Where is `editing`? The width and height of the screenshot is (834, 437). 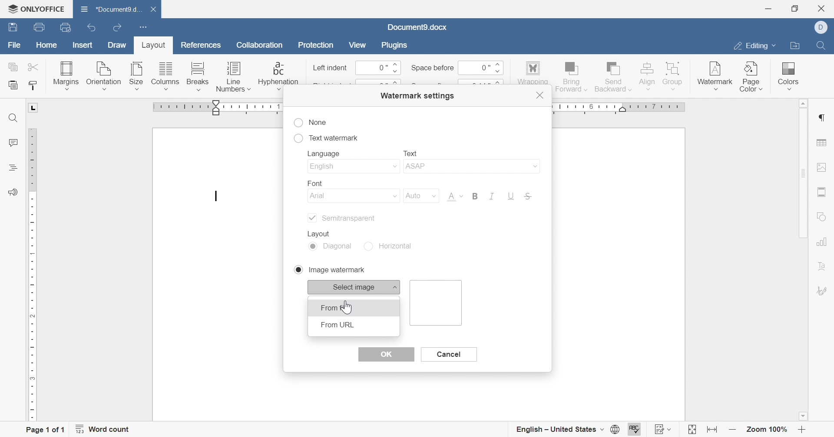 editing is located at coordinates (753, 47).